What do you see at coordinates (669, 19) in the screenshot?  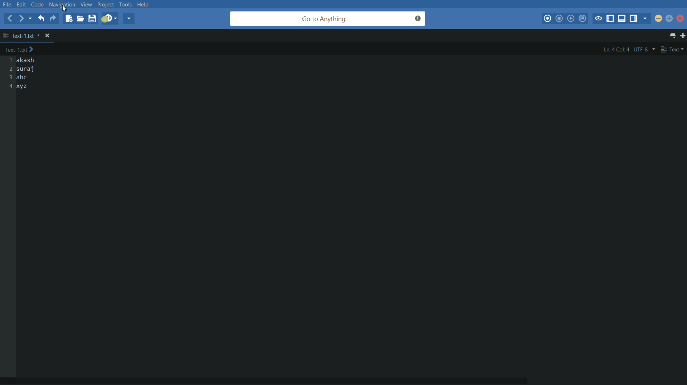 I see `maximize` at bounding box center [669, 19].